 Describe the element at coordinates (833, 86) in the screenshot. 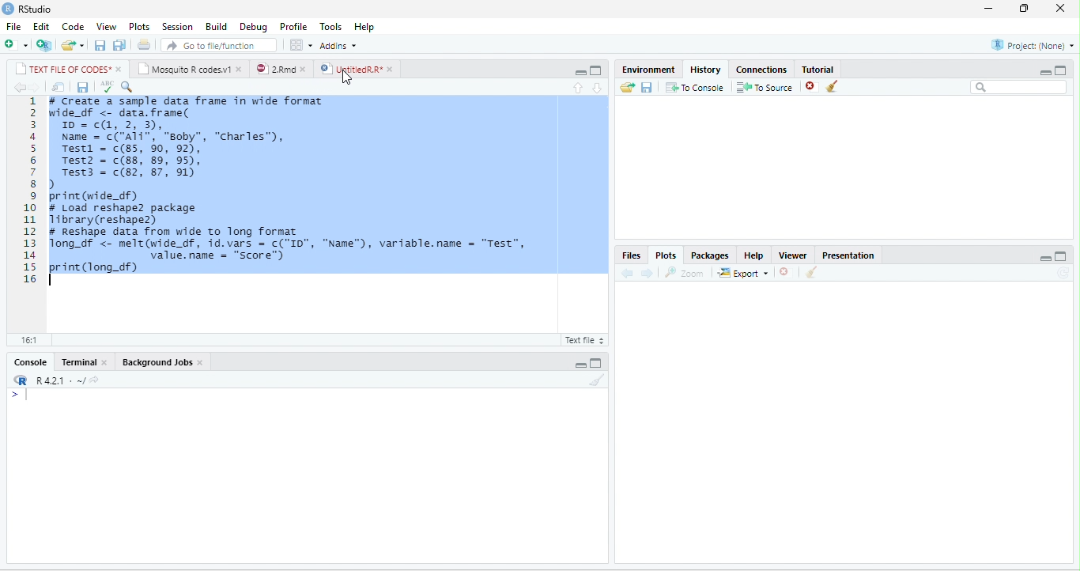

I see `clear` at that location.